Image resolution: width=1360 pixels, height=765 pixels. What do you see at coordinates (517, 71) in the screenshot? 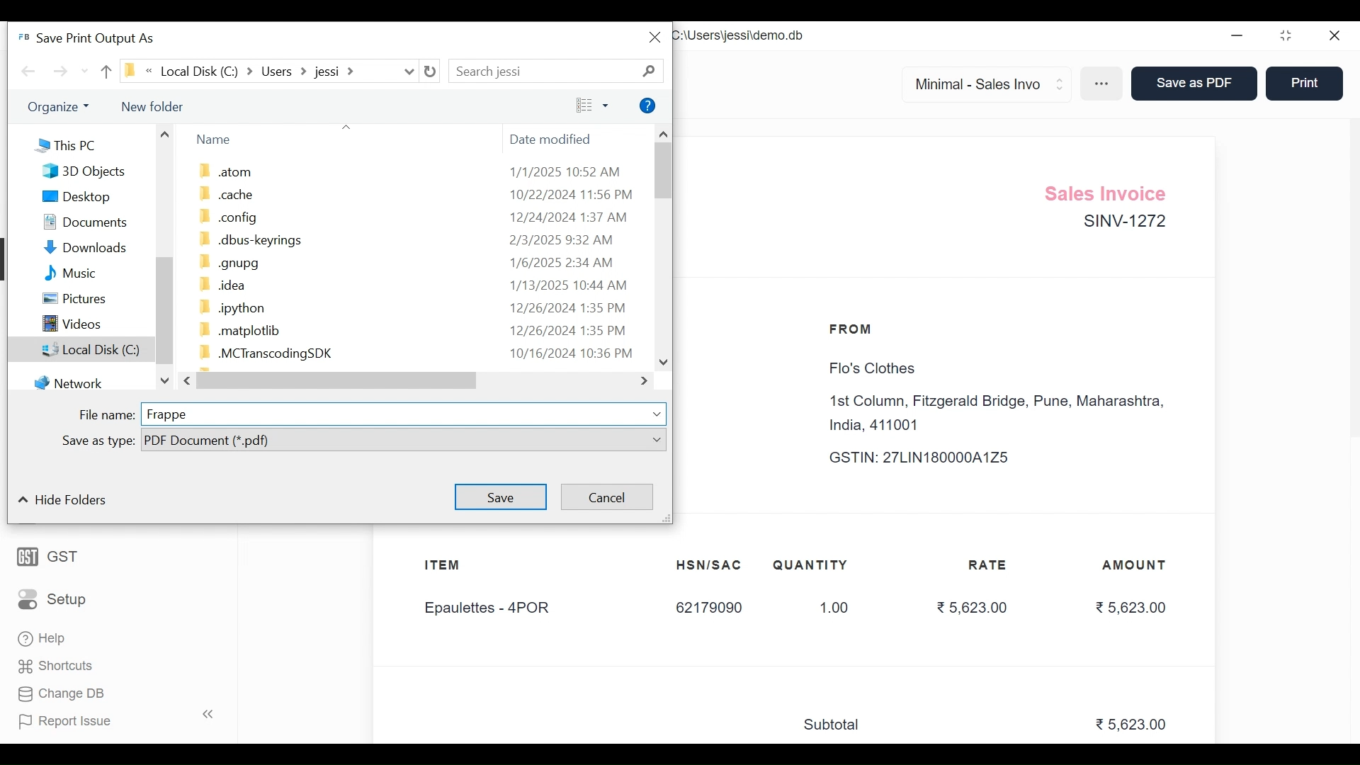
I see `Search jessi` at bounding box center [517, 71].